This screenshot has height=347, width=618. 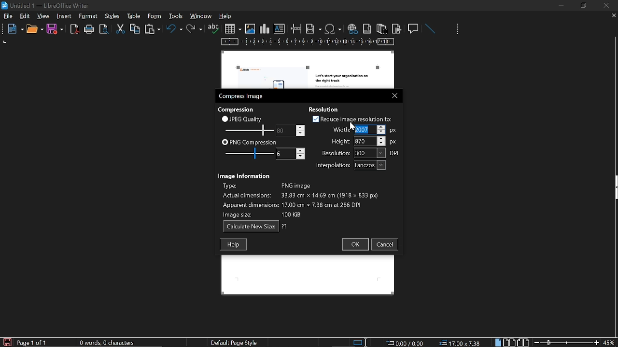 What do you see at coordinates (366, 28) in the screenshot?
I see `insert footnote` at bounding box center [366, 28].